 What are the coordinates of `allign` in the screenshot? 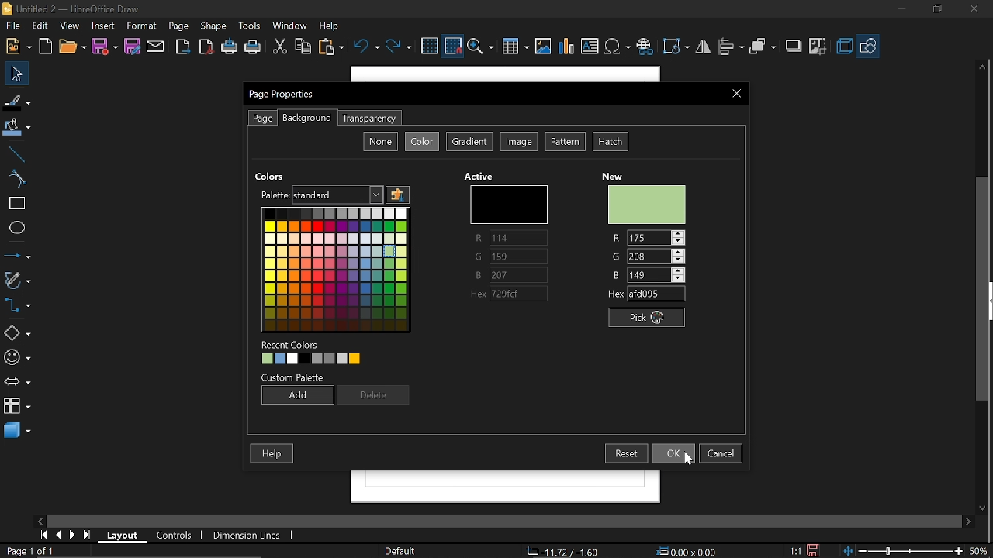 It's located at (731, 48).